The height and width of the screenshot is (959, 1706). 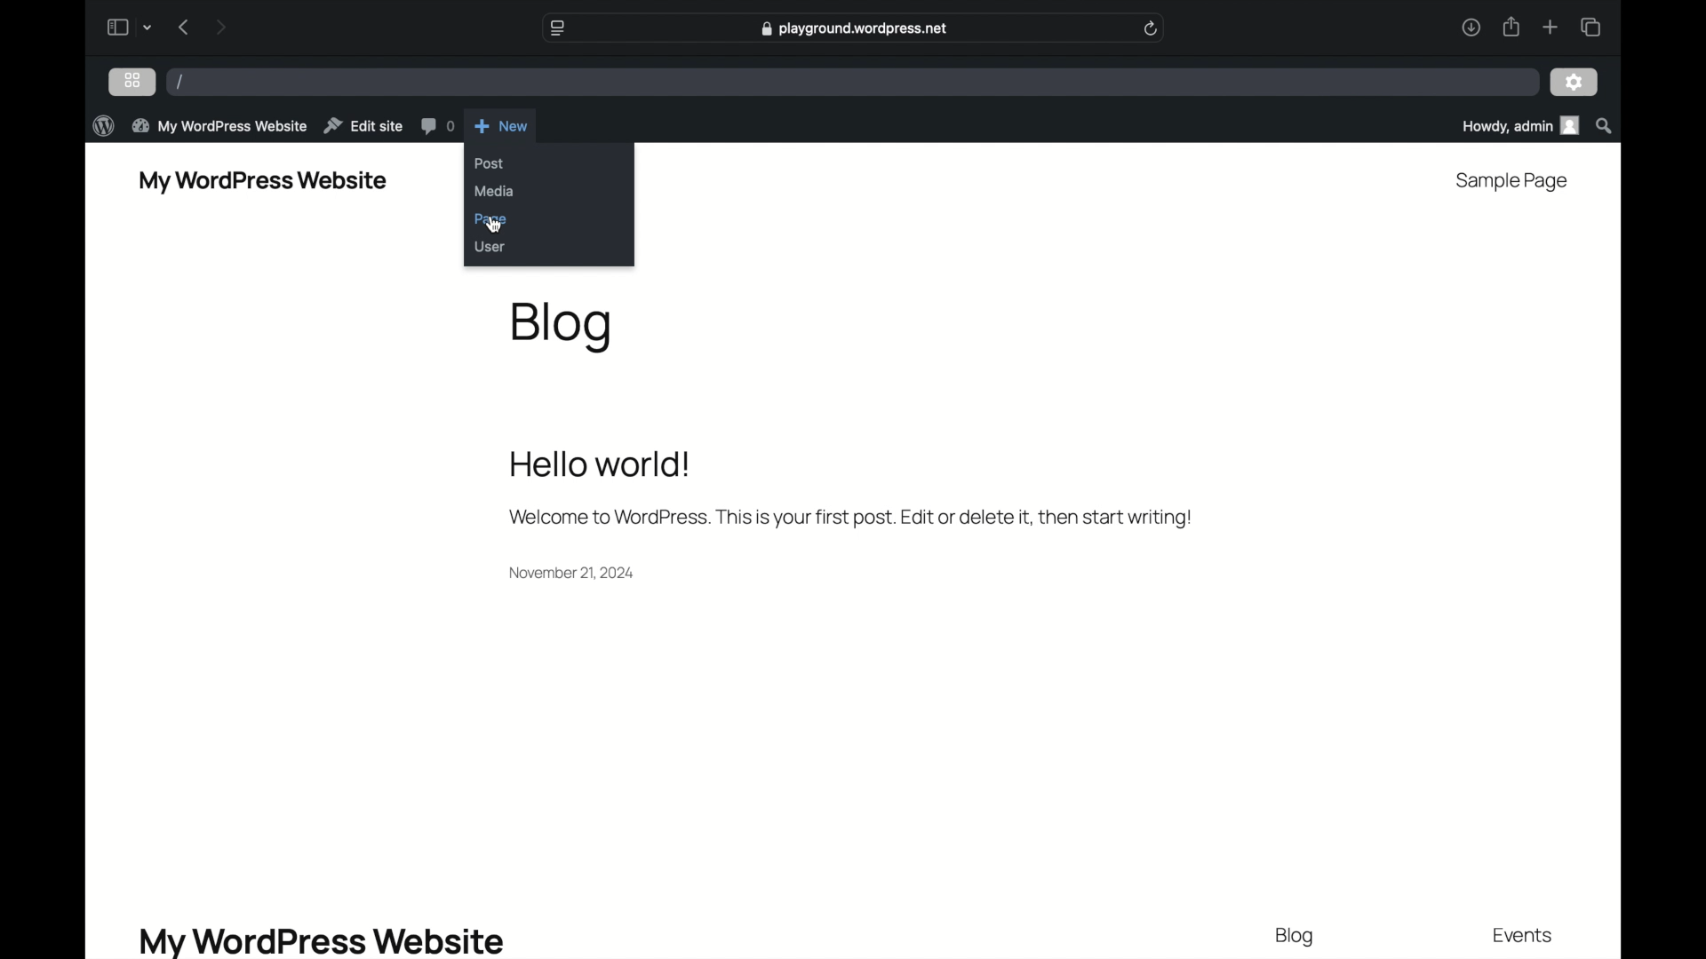 What do you see at coordinates (103, 126) in the screenshot?
I see `wordpress` at bounding box center [103, 126].